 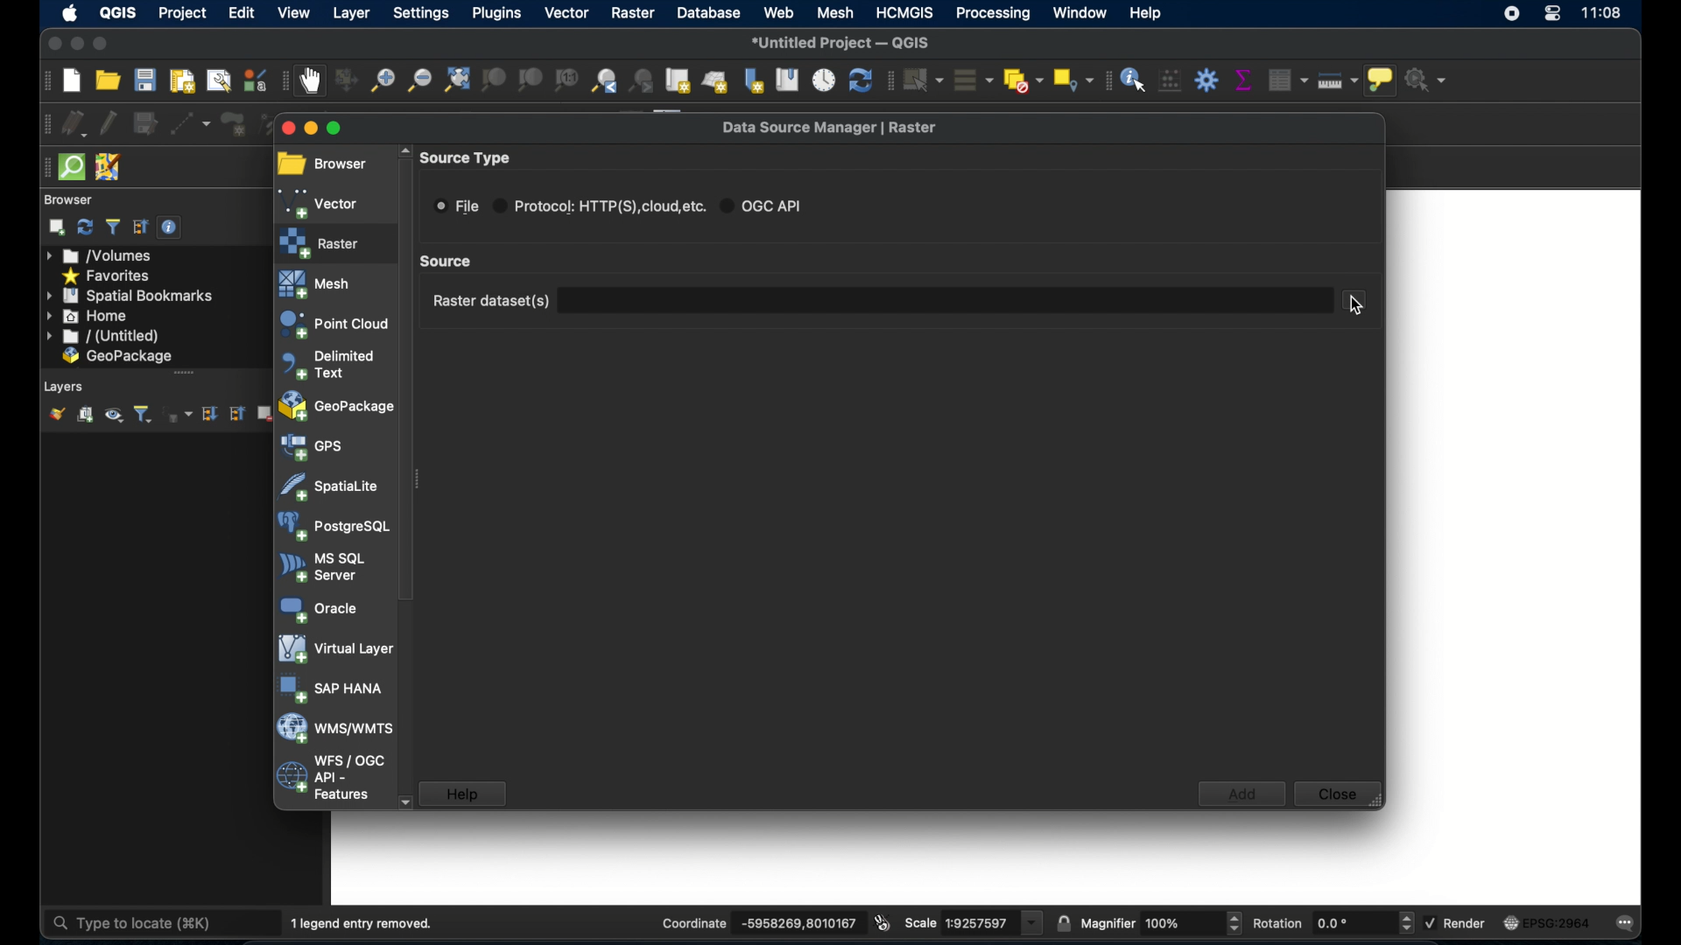 What do you see at coordinates (1333, 923) in the screenshot?
I see `rotations` at bounding box center [1333, 923].